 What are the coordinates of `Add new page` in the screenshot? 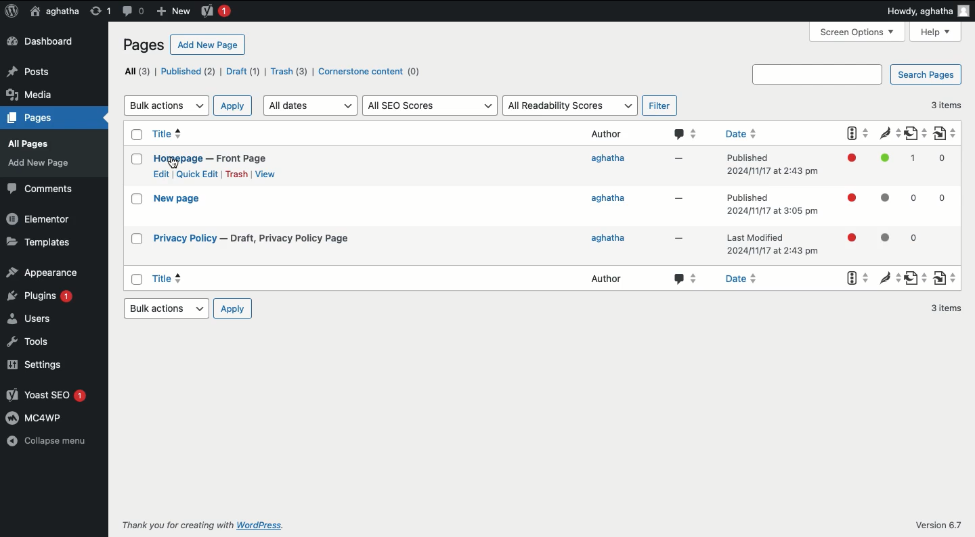 It's located at (208, 45).